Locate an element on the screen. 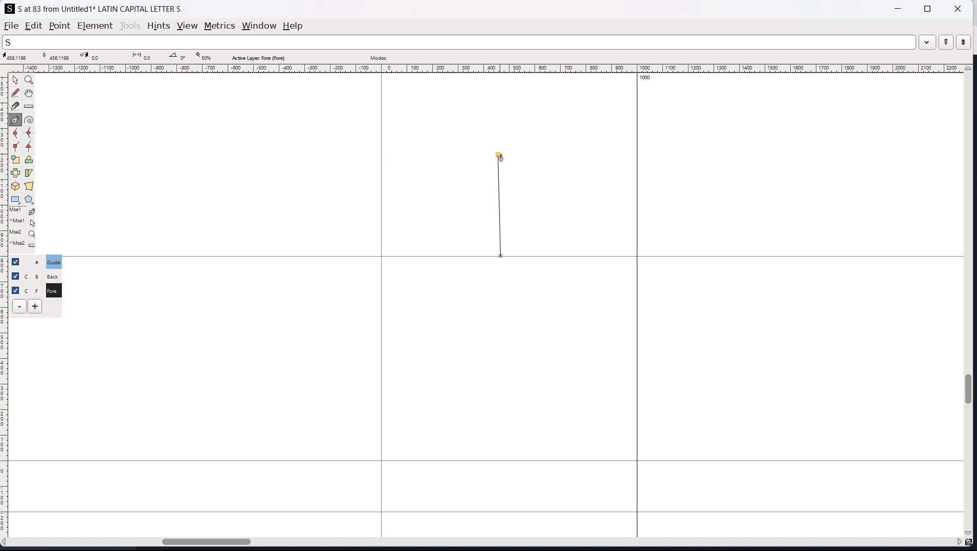  metrics is located at coordinates (219, 26).